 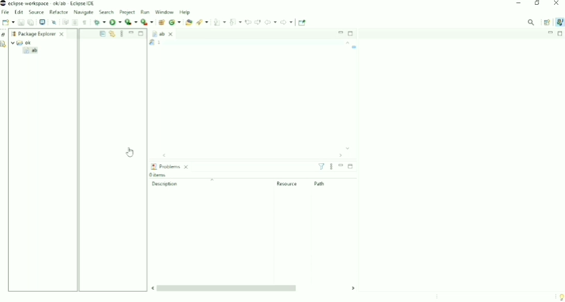 What do you see at coordinates (202, 22) in the screenshot?
I see `Search` at bounding box center [202, 22].